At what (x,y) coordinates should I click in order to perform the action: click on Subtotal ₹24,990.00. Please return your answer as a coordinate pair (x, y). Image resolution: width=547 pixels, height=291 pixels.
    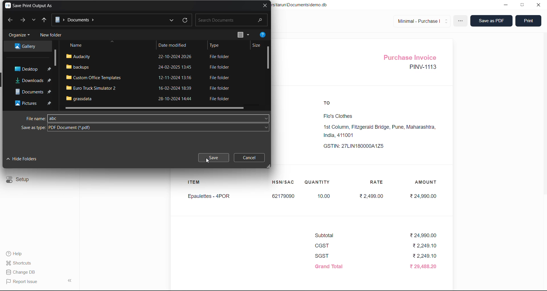
    Looking at the image, I should click on (375, 236).